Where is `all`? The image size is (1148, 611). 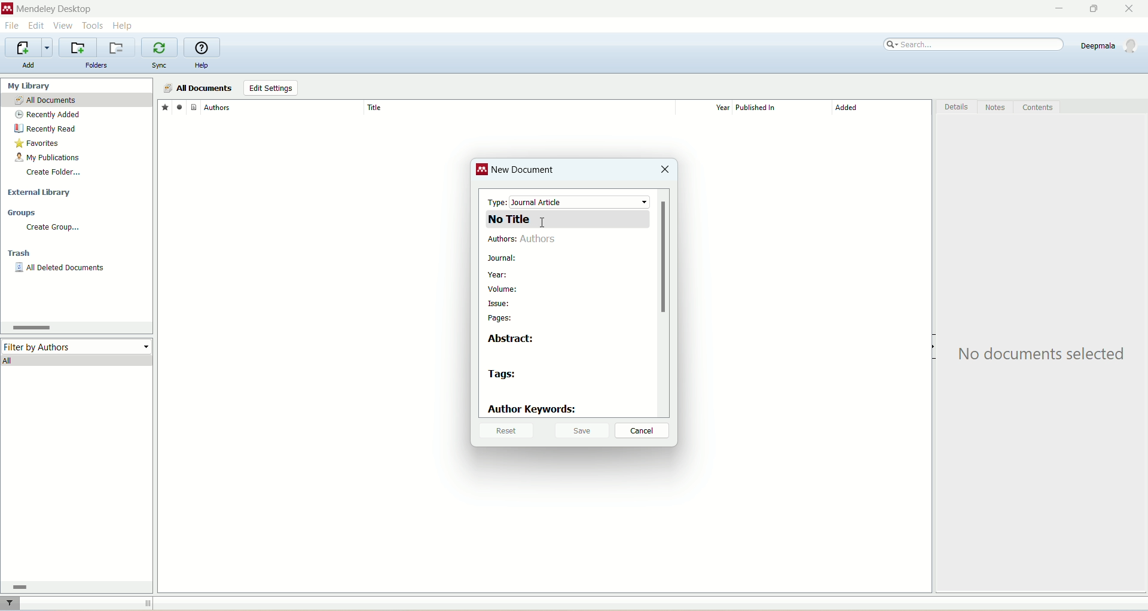 all is located at coordinates (78, 360).